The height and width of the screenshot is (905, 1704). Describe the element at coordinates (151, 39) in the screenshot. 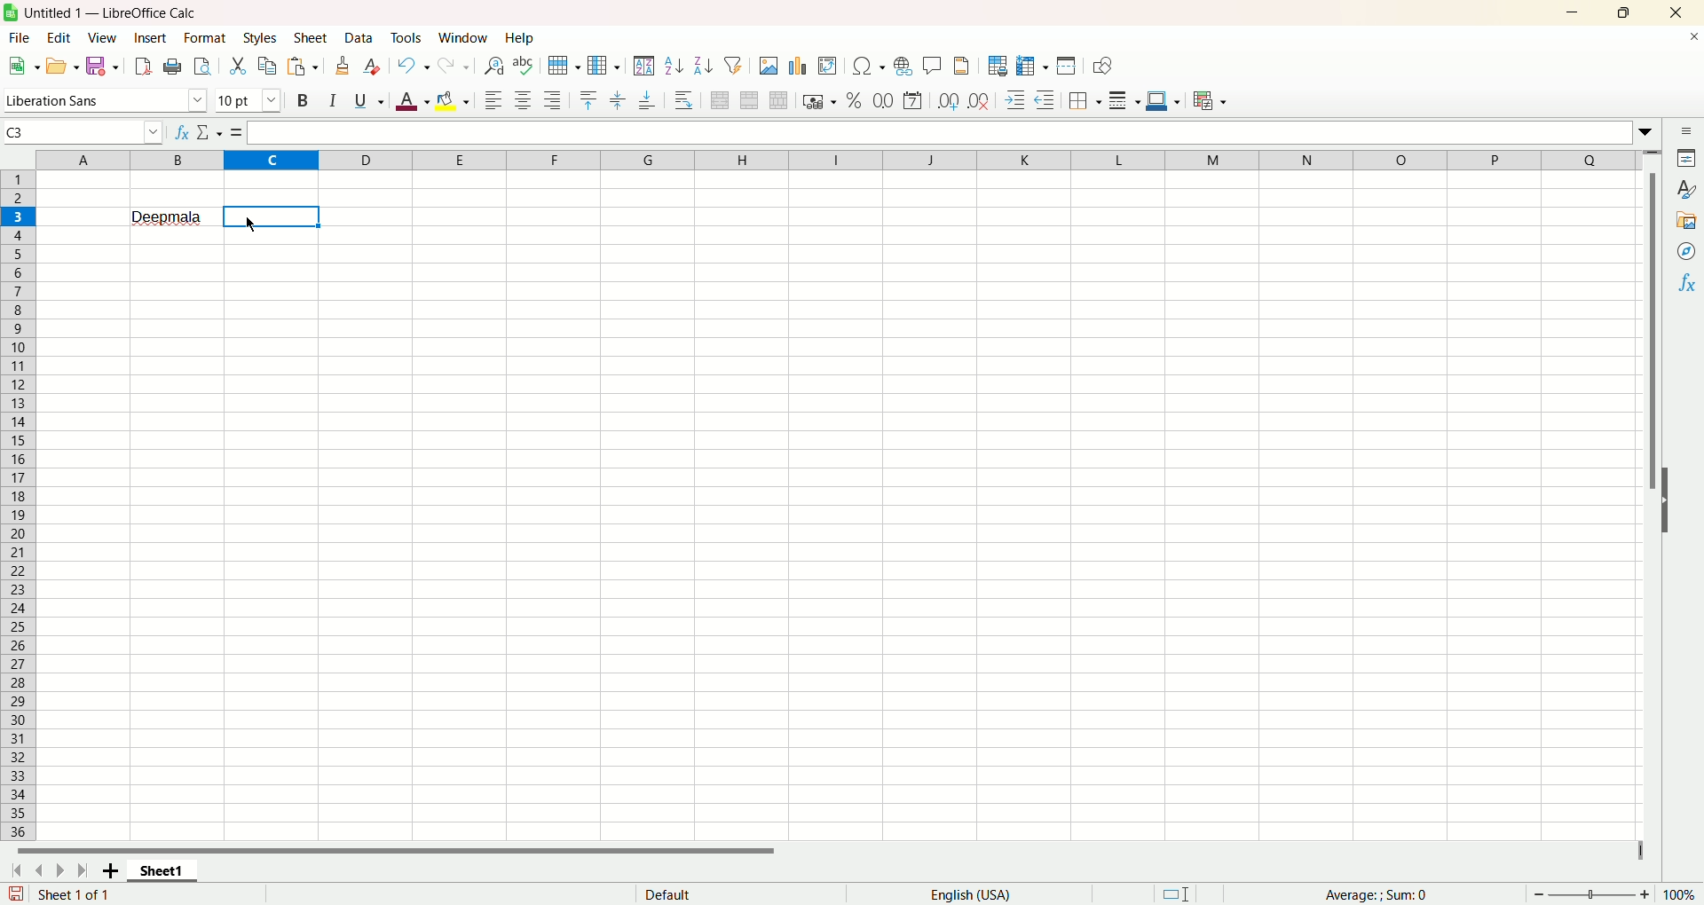

I see `Insert` at that location.